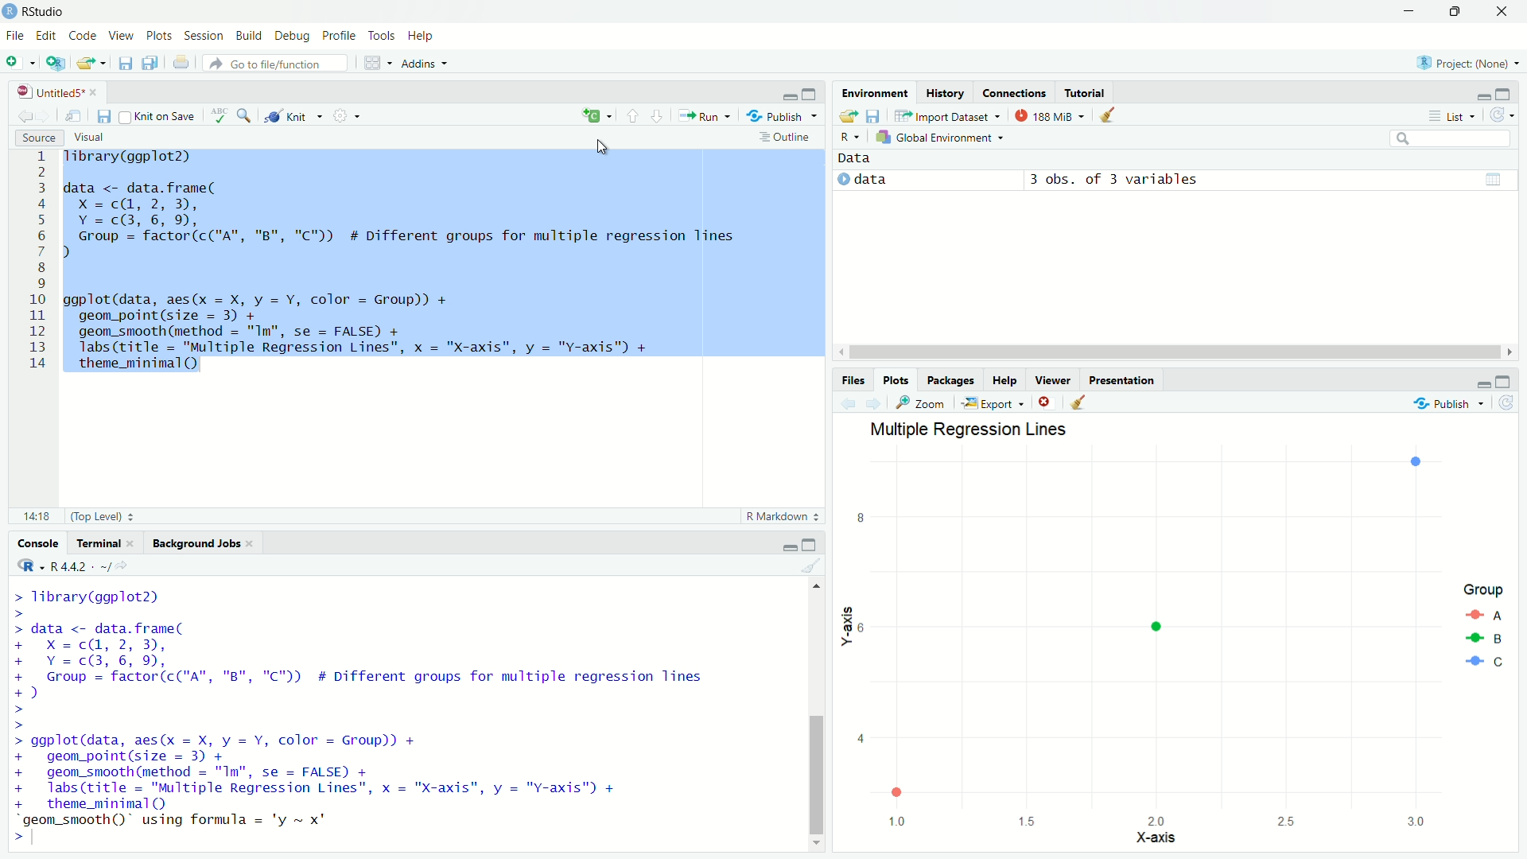 The image size is (1527, 859). What do you see at coordinates (849, 115) in the screenshot?
I see `export` at bounding box center [849, 115].